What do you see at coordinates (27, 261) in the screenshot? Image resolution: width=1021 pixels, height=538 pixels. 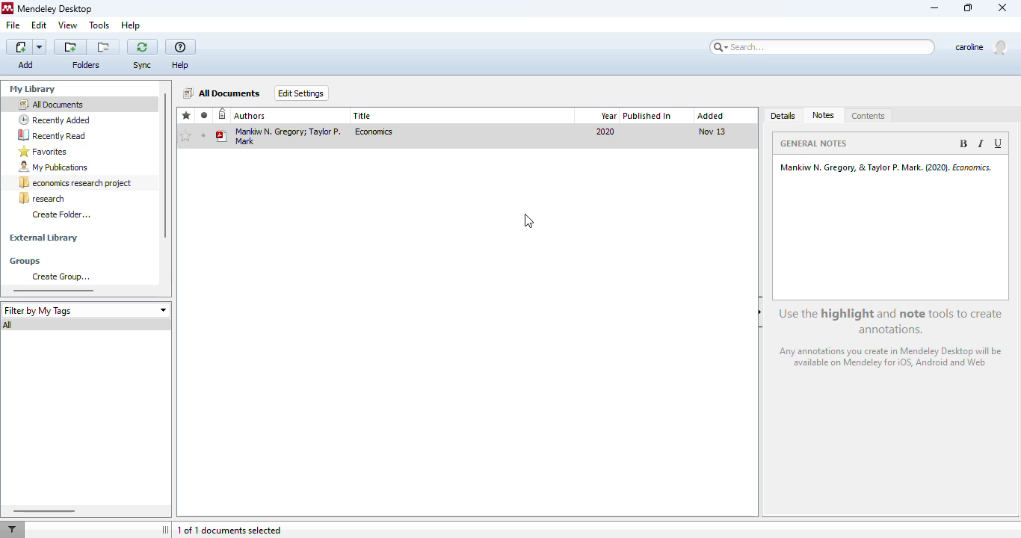 I see `groups` at bounding box center [27, 261].